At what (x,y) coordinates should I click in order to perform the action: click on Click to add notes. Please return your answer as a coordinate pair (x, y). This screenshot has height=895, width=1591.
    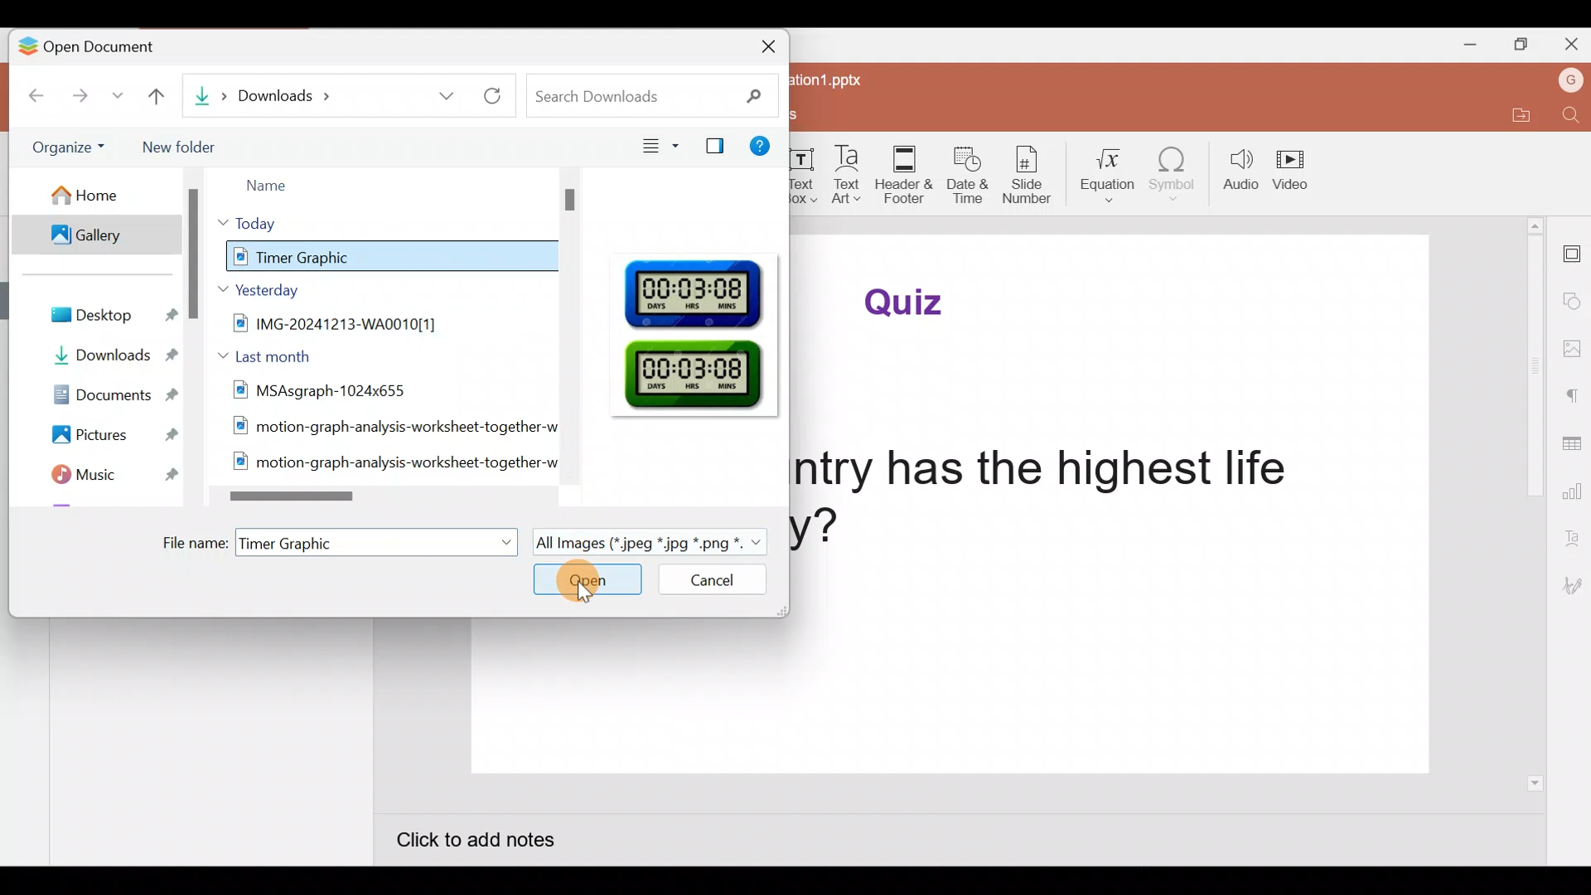
    Looking at the image, I should click on (492, 844).